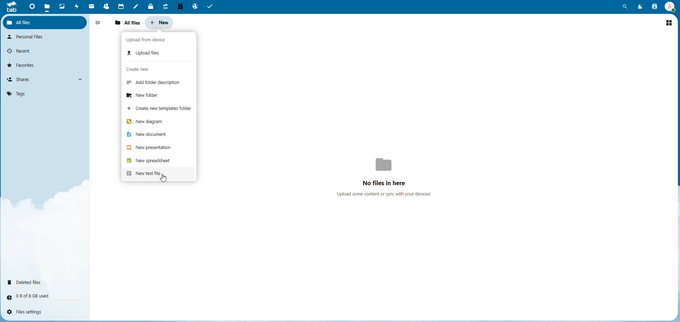  I want to click on Switch to grid view, so click(669, 22).